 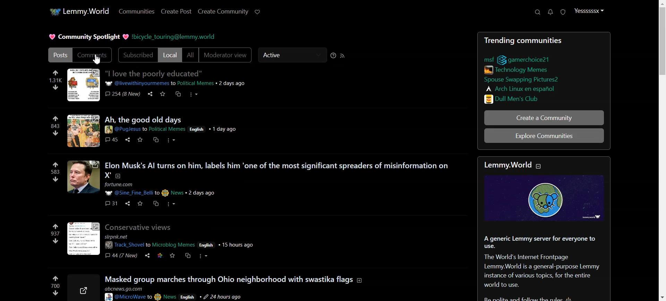 What do you see at coordinates (193, 94) in the screenshot?
I see `more` at bounding box center [193, 94].